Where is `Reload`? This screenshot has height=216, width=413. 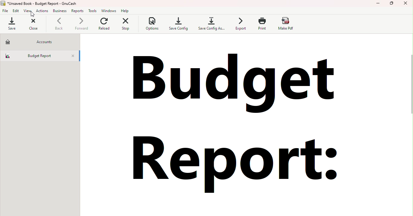 Reload is located at coordinates (106, 26).